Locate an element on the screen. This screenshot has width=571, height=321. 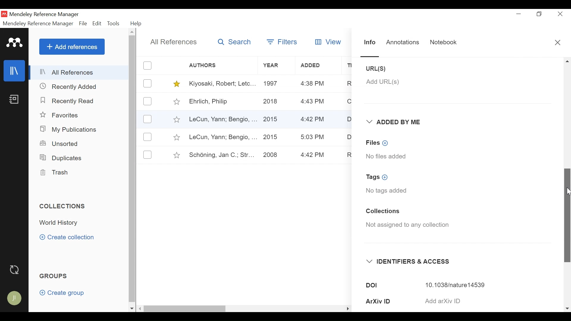
DOI is located at coordinates (390, 285).